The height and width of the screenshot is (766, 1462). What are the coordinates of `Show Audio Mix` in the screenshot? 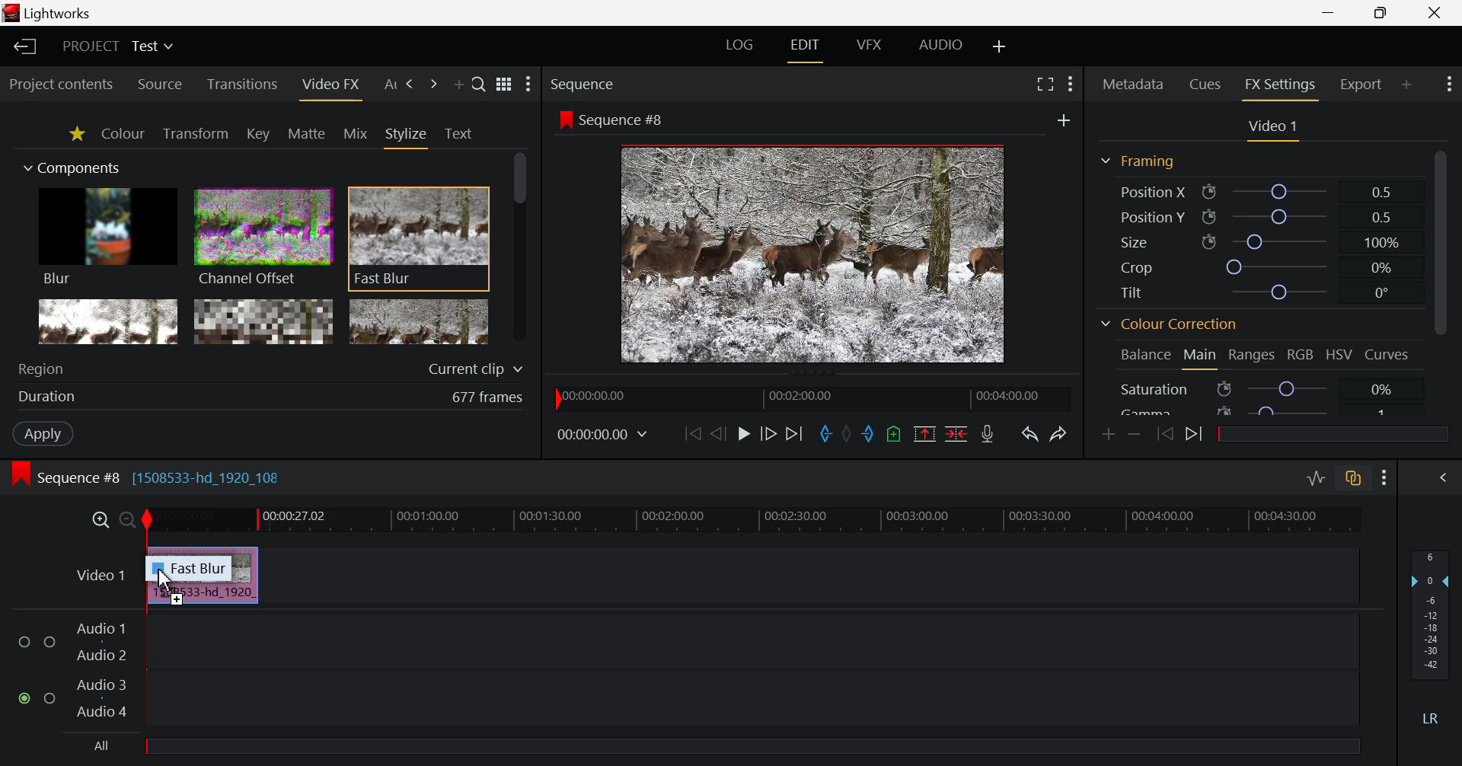 It's located at (1443, 477).